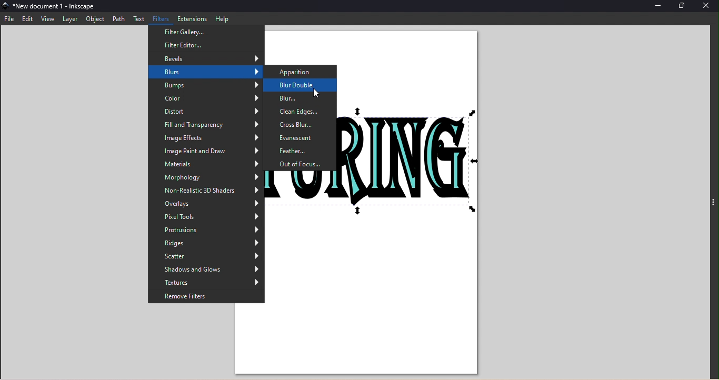 The width and height of the screenshot is (719, 380). What do you see at coordinates (301, 85) in the screenshot?
I see `Blur double` at bounding box center [301, 85].